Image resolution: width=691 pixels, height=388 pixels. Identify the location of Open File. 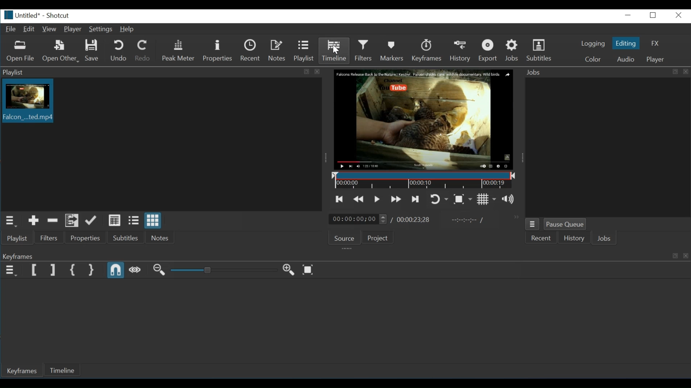
(21, 52).